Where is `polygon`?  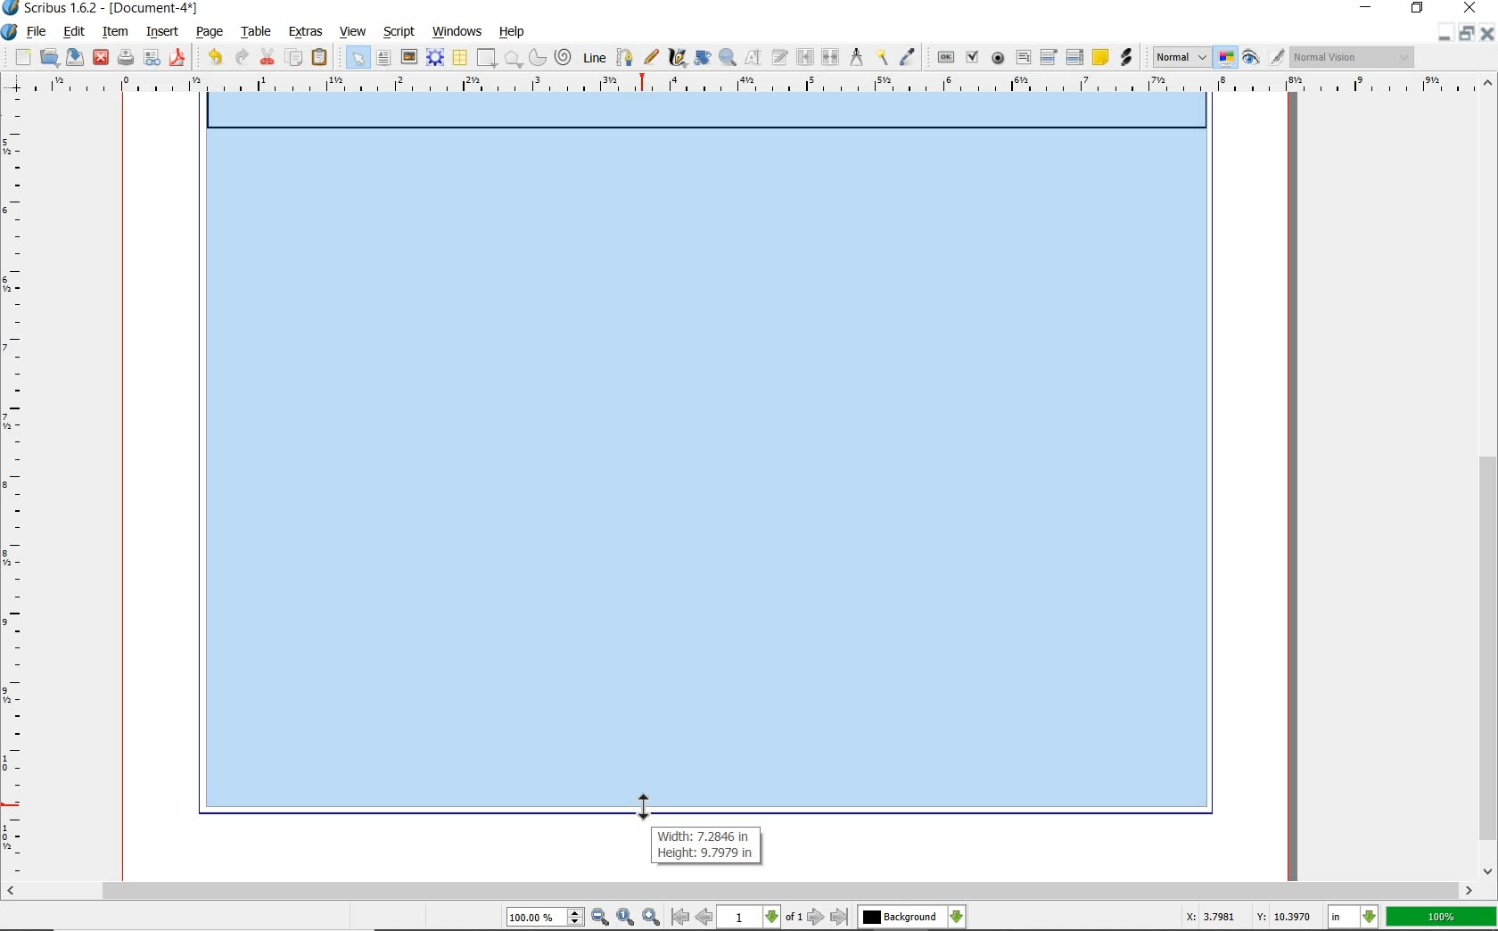 polygon is located at coordinates (514, 60).